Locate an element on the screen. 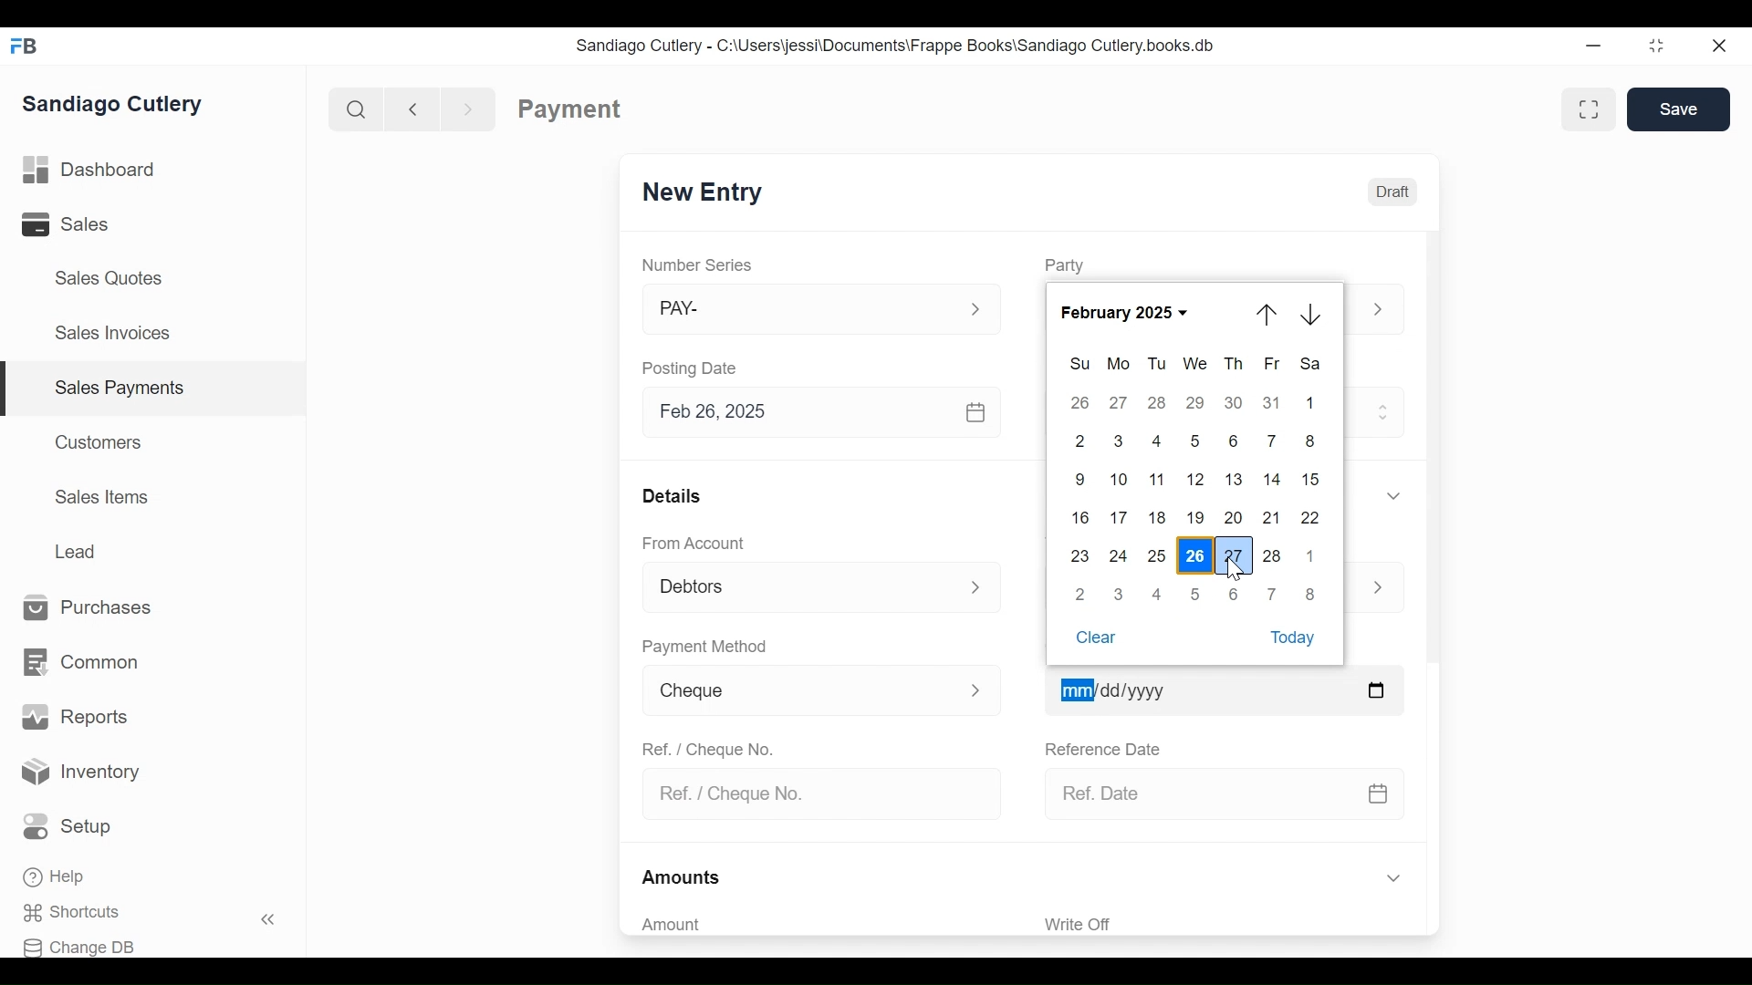 The image size is (1752, 985). 5 is located at coordinates (1197, 440).